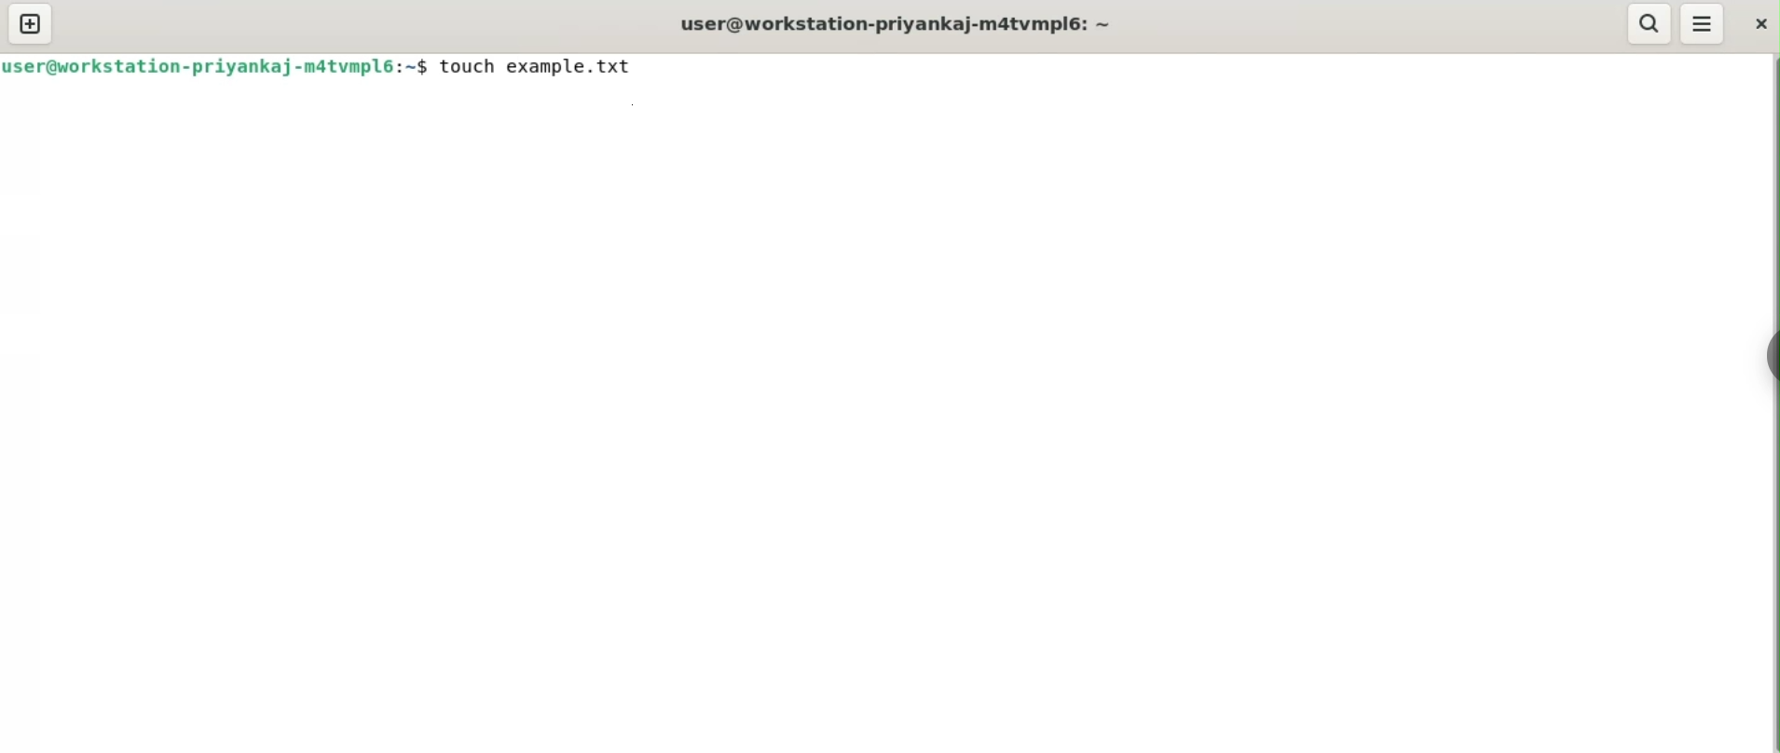 The image size is (1780, 753). Describe the element at coordinates (891, 22) in the screenshot. I see `user@workstation-priyankaj-m4tvmpl6: ~` at that location.